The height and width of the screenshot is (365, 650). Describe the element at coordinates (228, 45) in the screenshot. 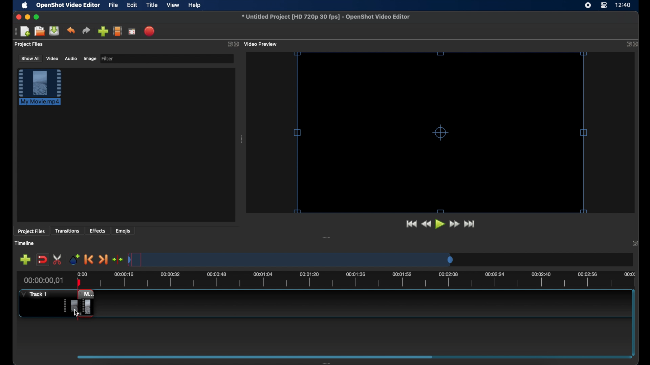

I see `expand` at that location.